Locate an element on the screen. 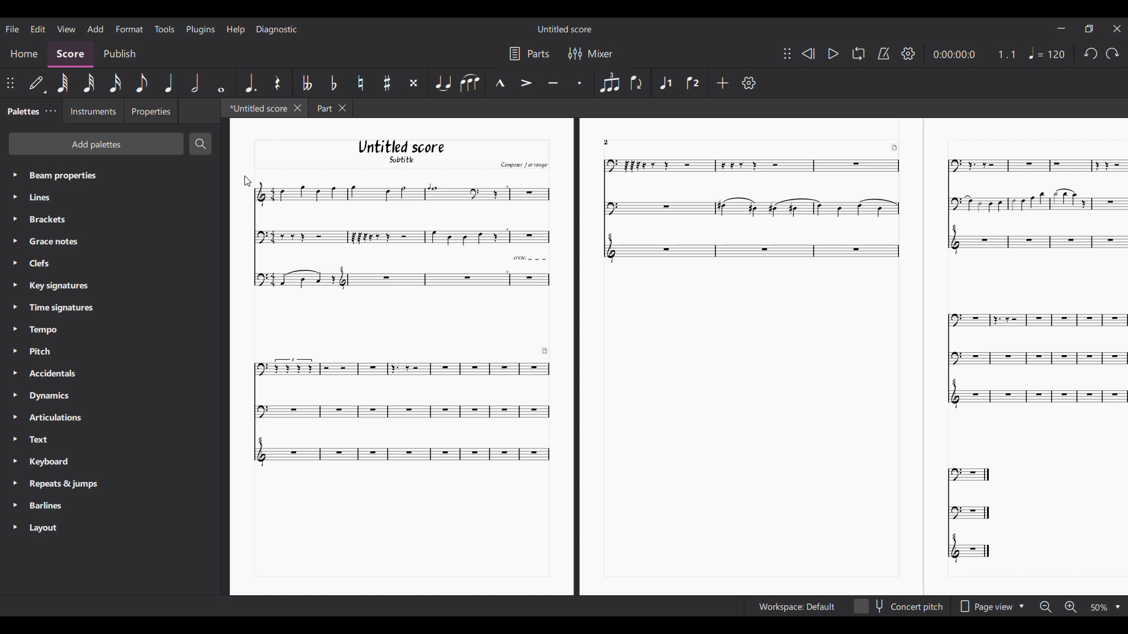  16th note is located at coordinates (115, 83).